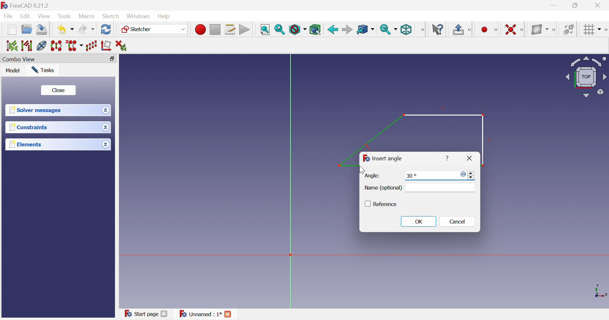 This screenshot has height=320, width=609. Describe the element at coordinates (385, 30) in the screenshot. I see `Sync view` at that location.